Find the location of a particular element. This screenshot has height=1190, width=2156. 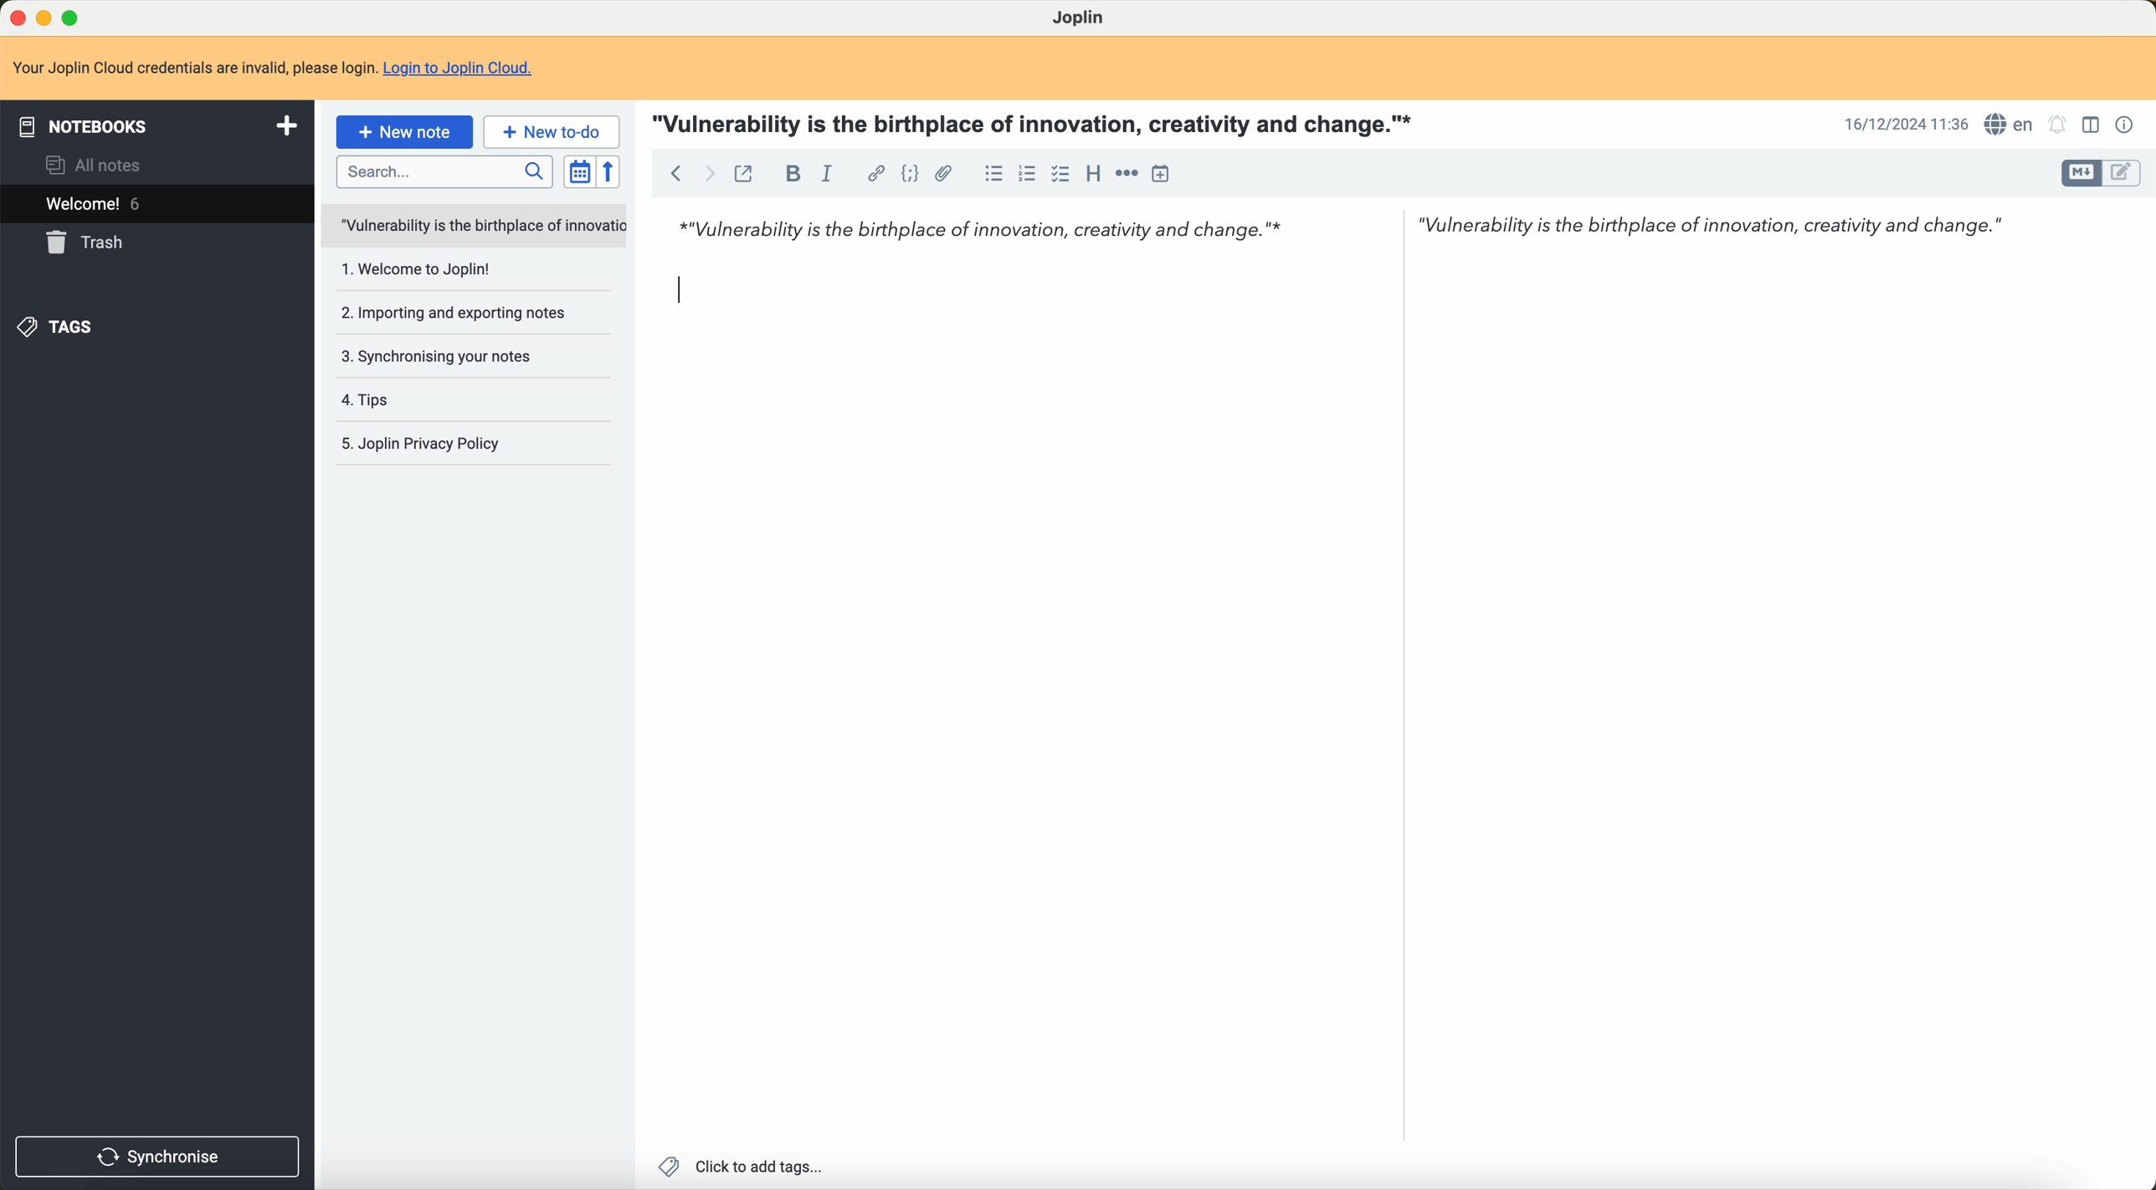

note properties is located at coordinates (2126, 125).